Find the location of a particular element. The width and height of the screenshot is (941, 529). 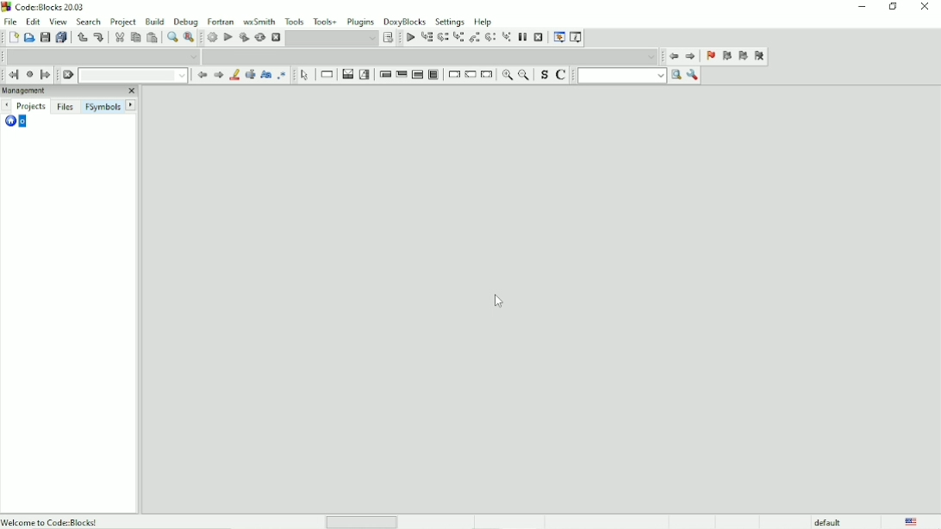

default is located at coordinates (829, 521).